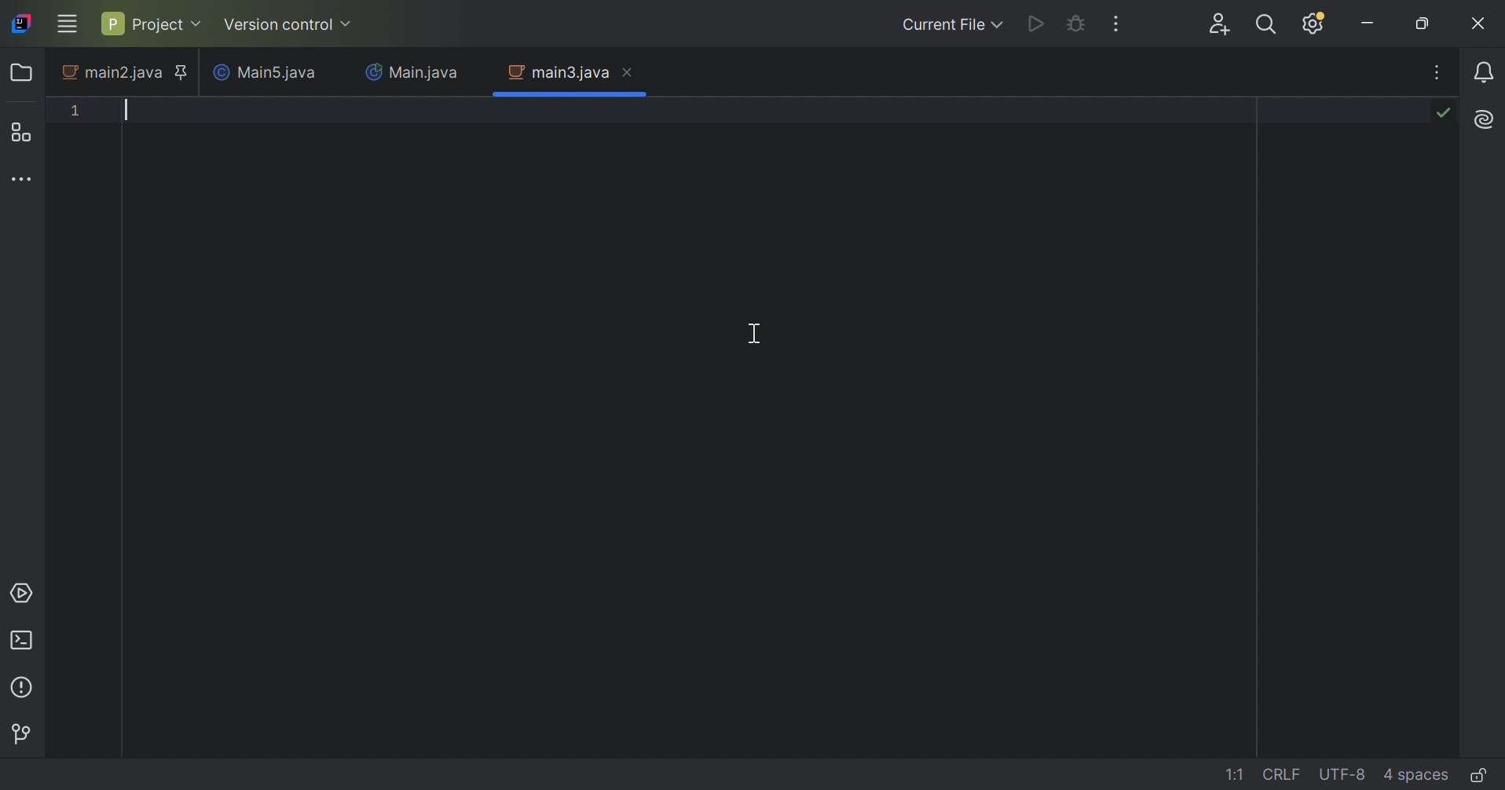 Image resolution: width=1505 pixels, height=790 pixels. I want to click on main3.java, so click(558, 73).